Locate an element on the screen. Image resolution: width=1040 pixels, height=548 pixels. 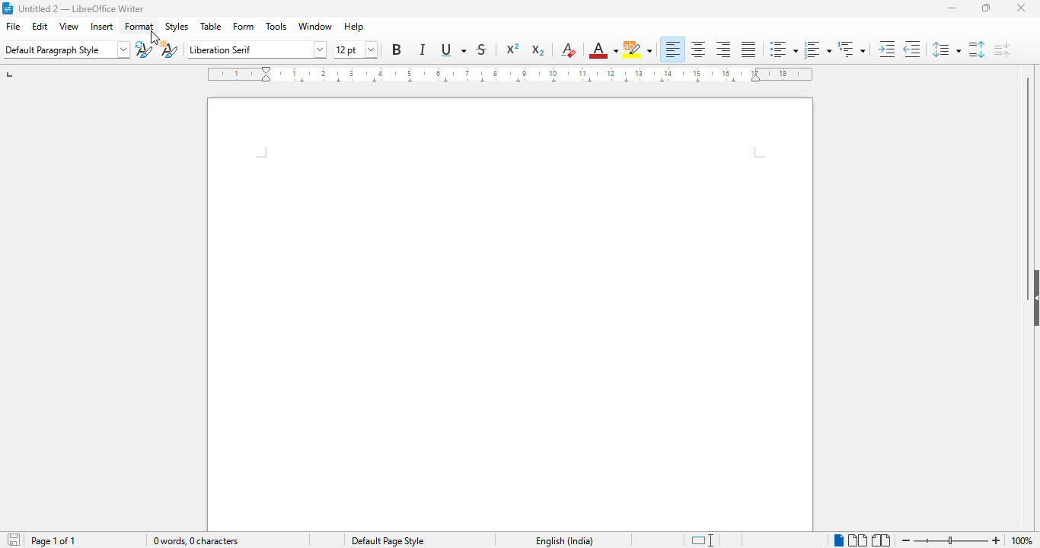
text language is located at coordinates (564, 540).